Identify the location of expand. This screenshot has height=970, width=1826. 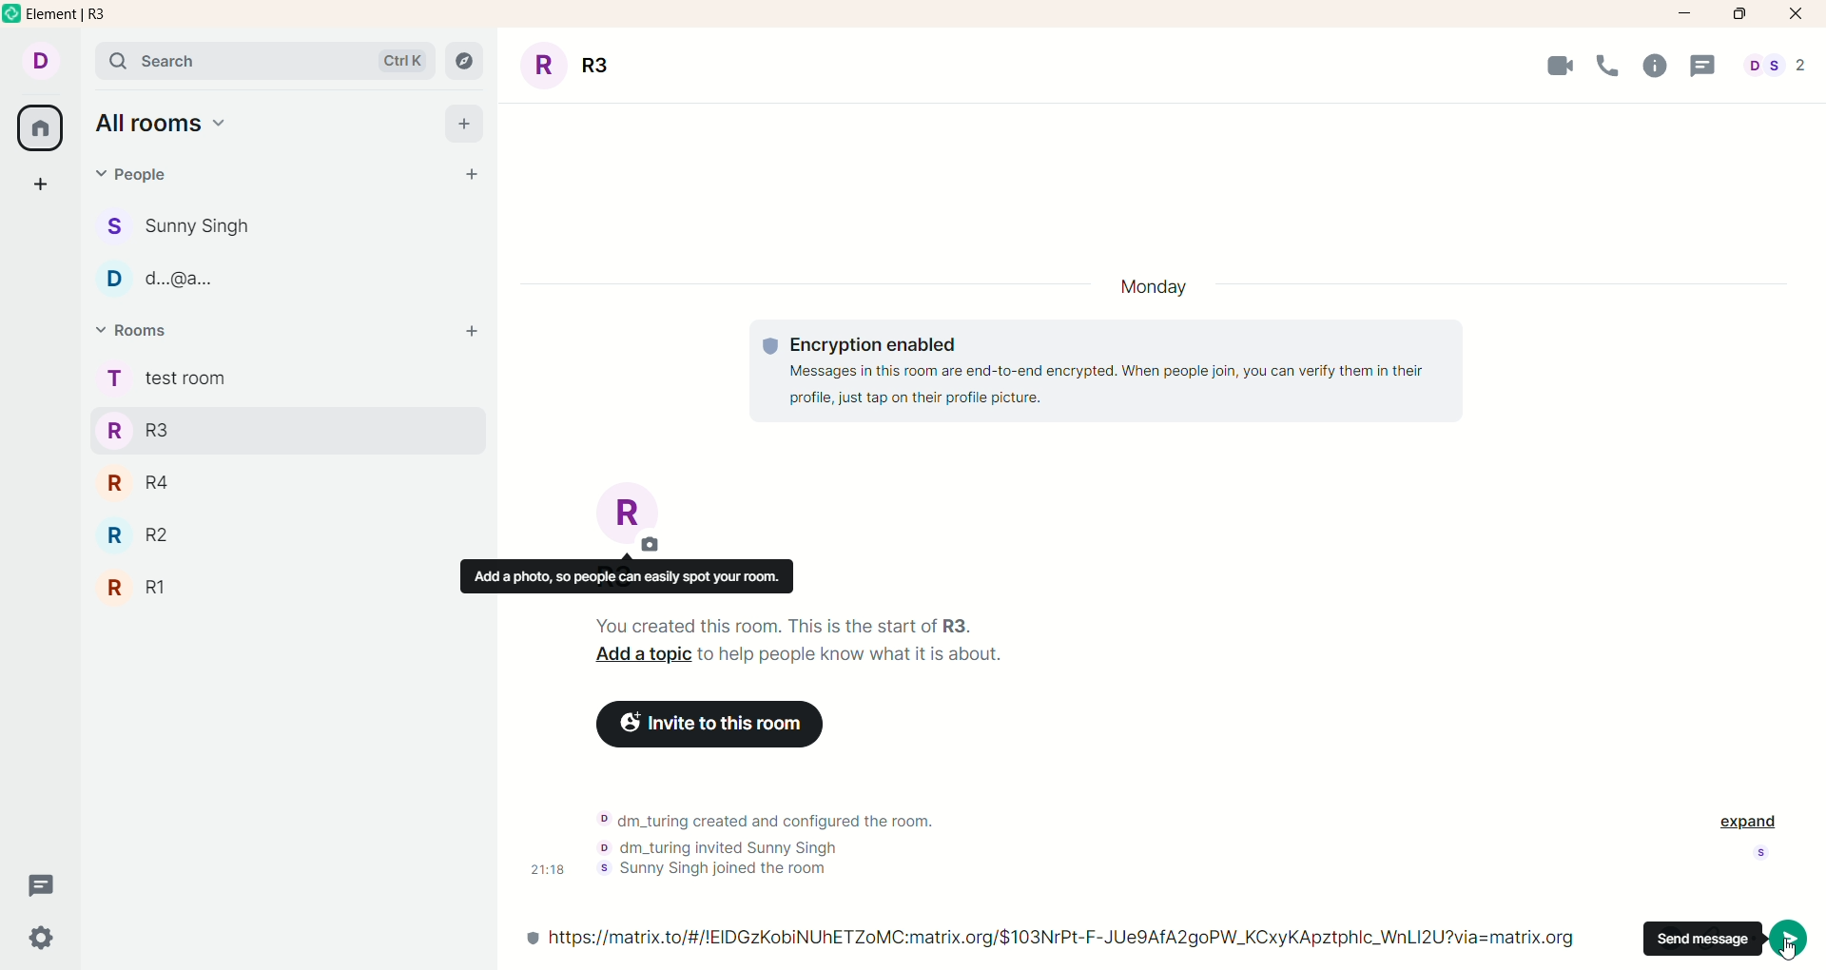
(1749, 824).